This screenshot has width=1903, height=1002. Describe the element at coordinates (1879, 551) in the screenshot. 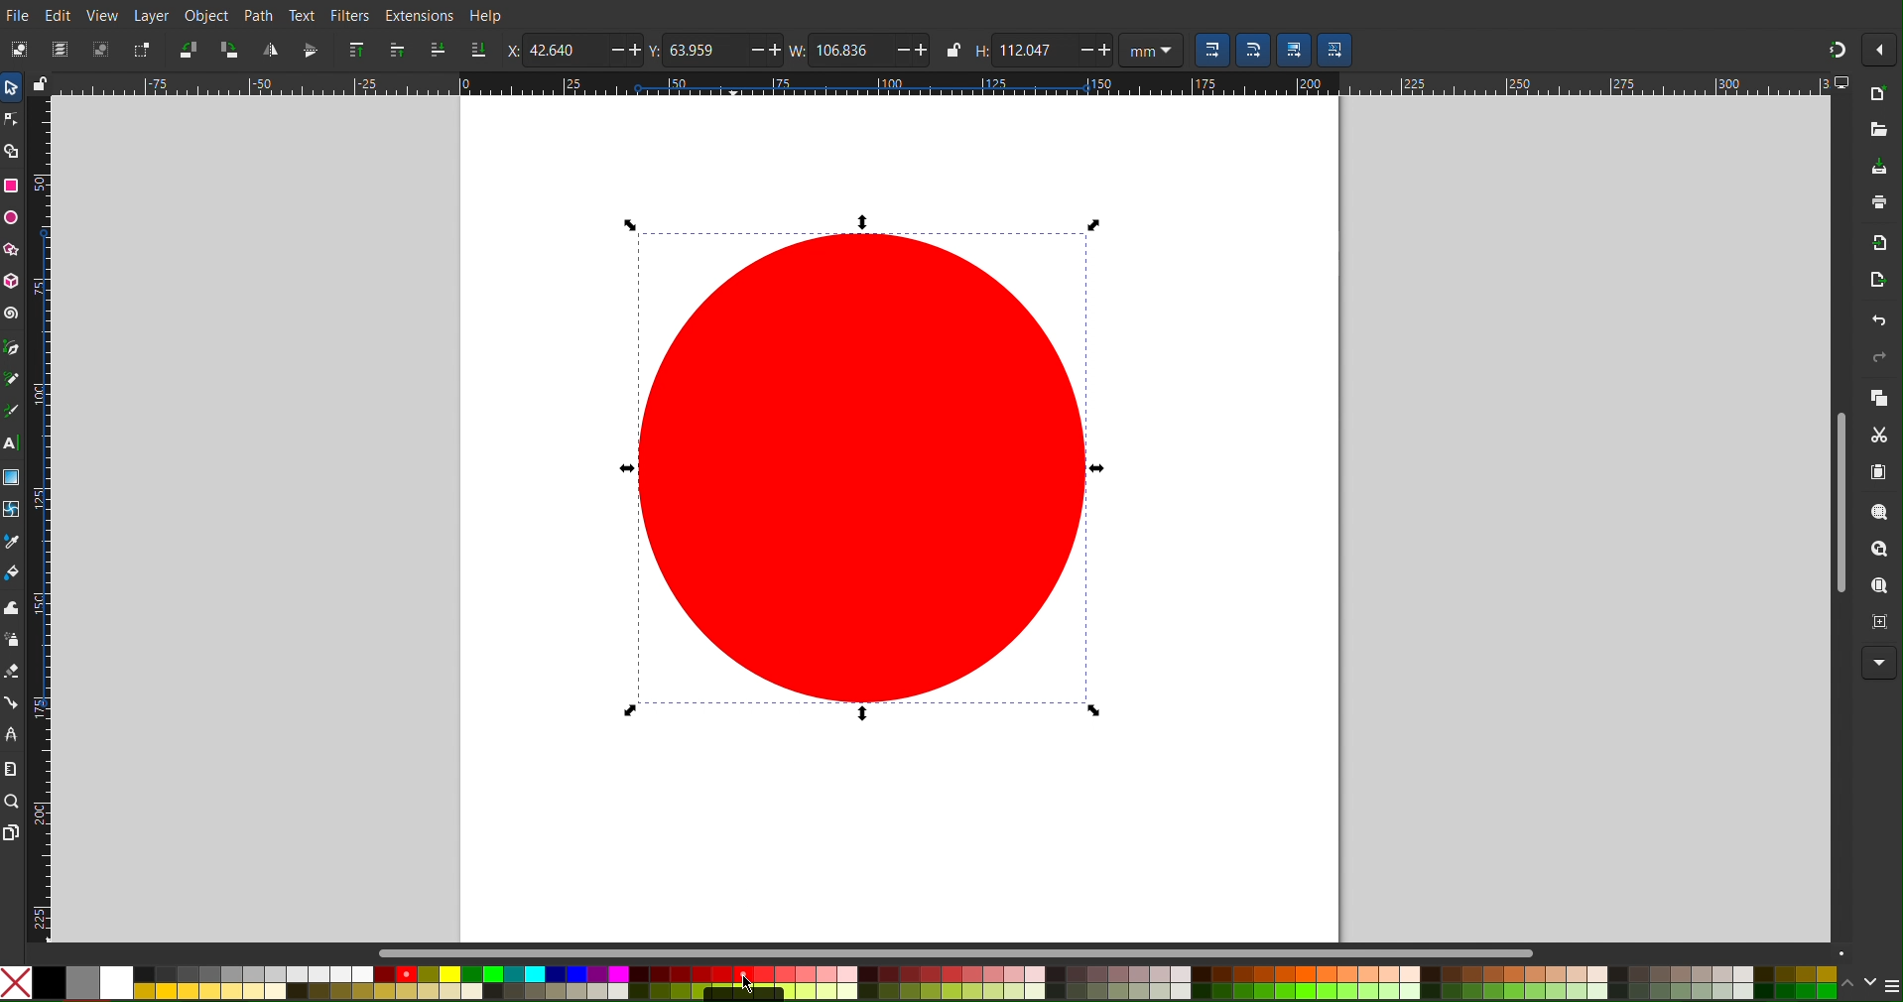

I see `Zoom Drawing` at that location.